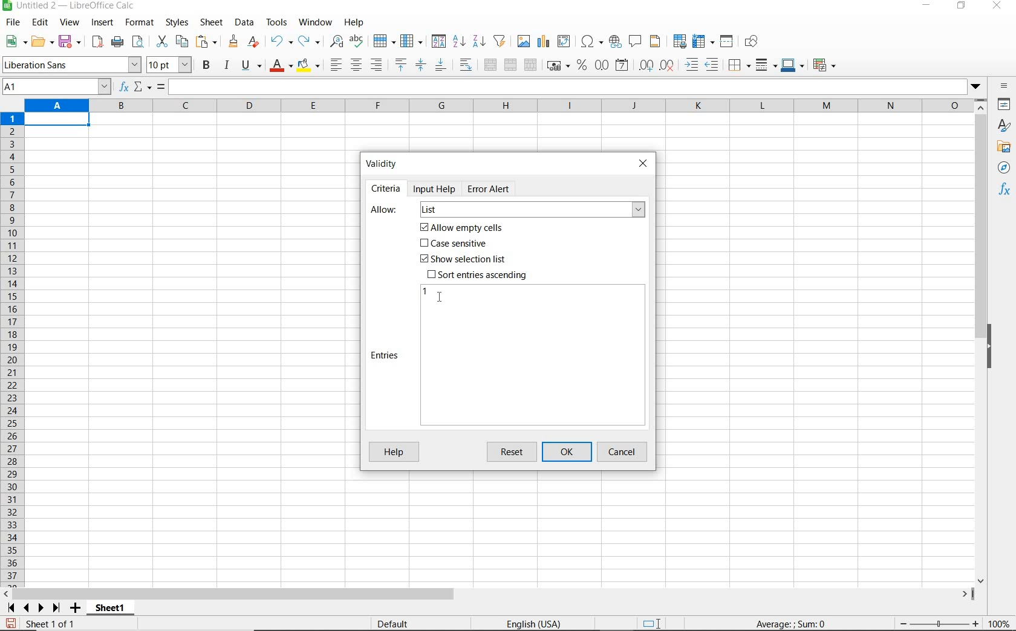 The width and height of the screenshot is (1016, 631). Describe the element at coordinates (823, 65) in the screenshot. I see `coditional` at that location.